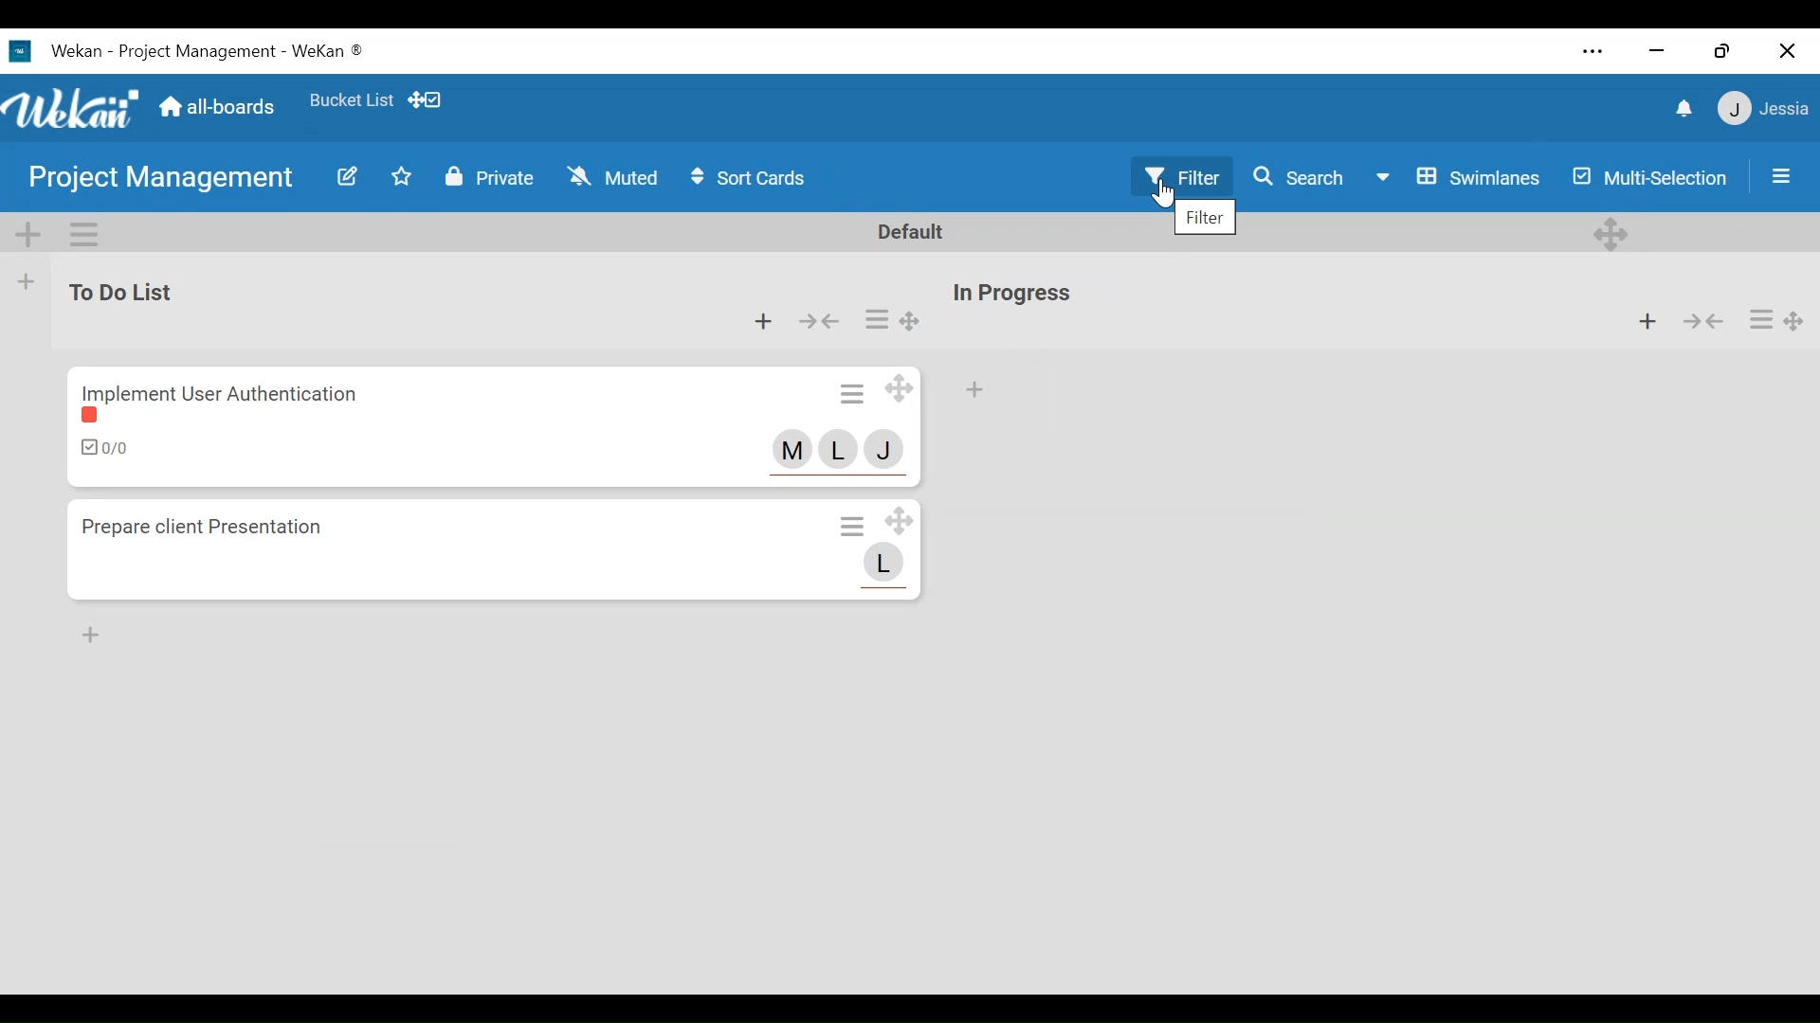 The width and height of the screenshot is (1820, 1023). What do you see at coordinates (106, 449) in the screenshot?
I see `Checklist` at bounding box center [106, 449].